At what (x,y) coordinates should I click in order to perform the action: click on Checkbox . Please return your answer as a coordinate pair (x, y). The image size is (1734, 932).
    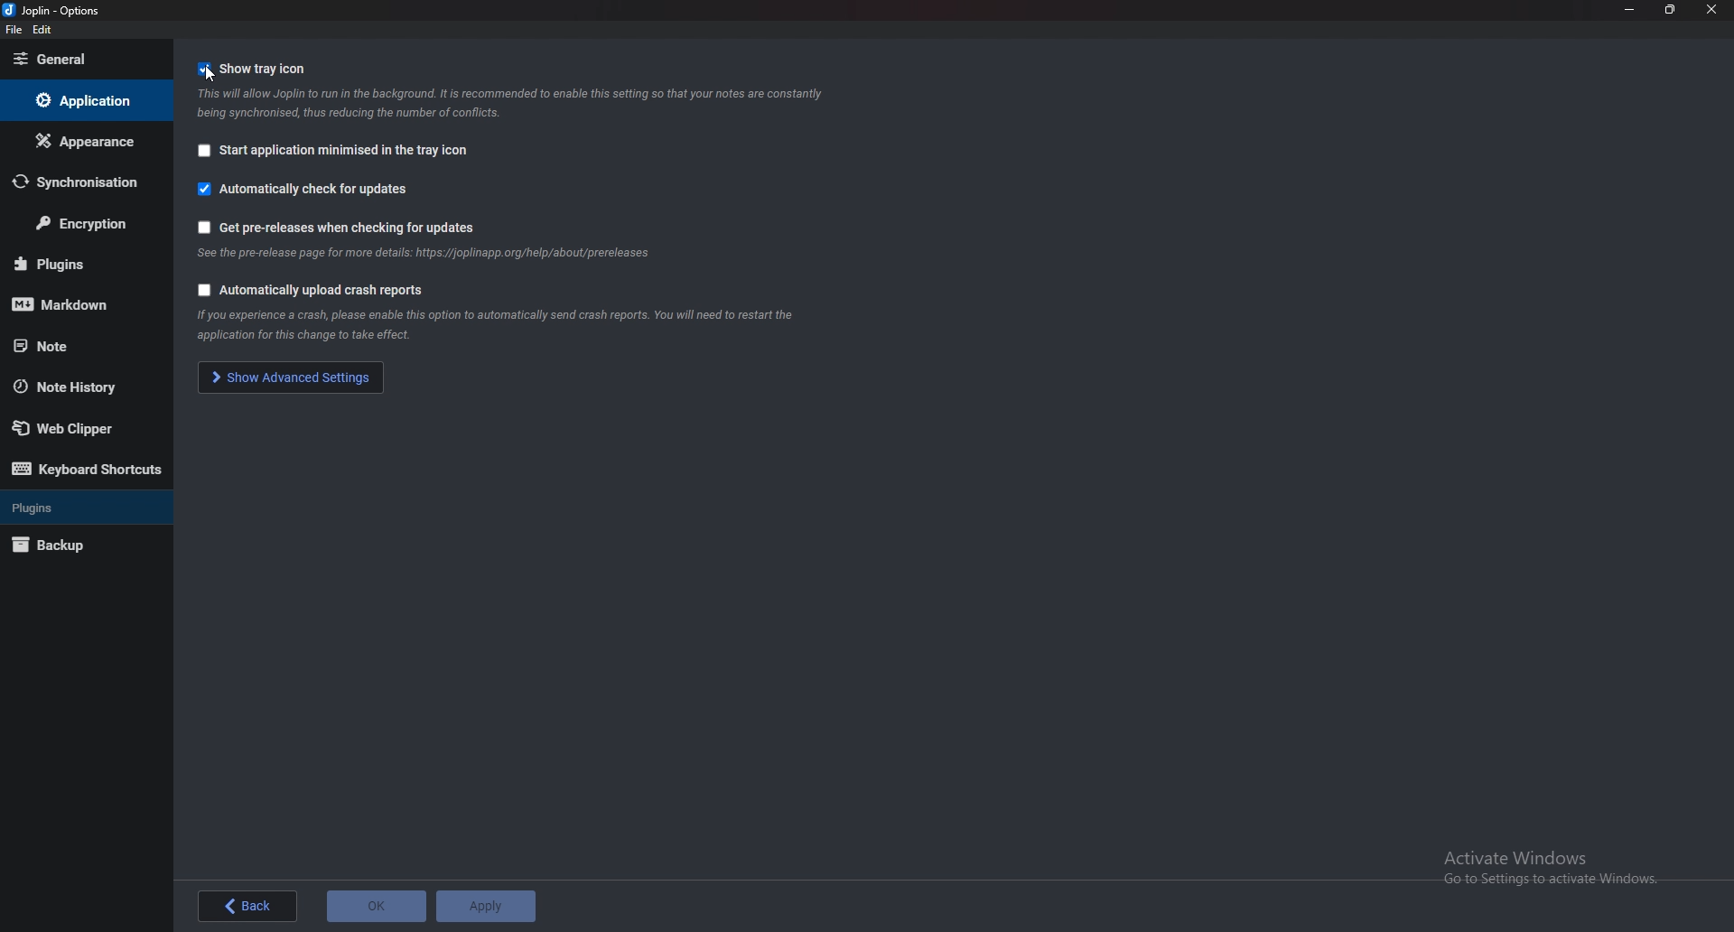
    Looking at the image, I should click on (203, 227).